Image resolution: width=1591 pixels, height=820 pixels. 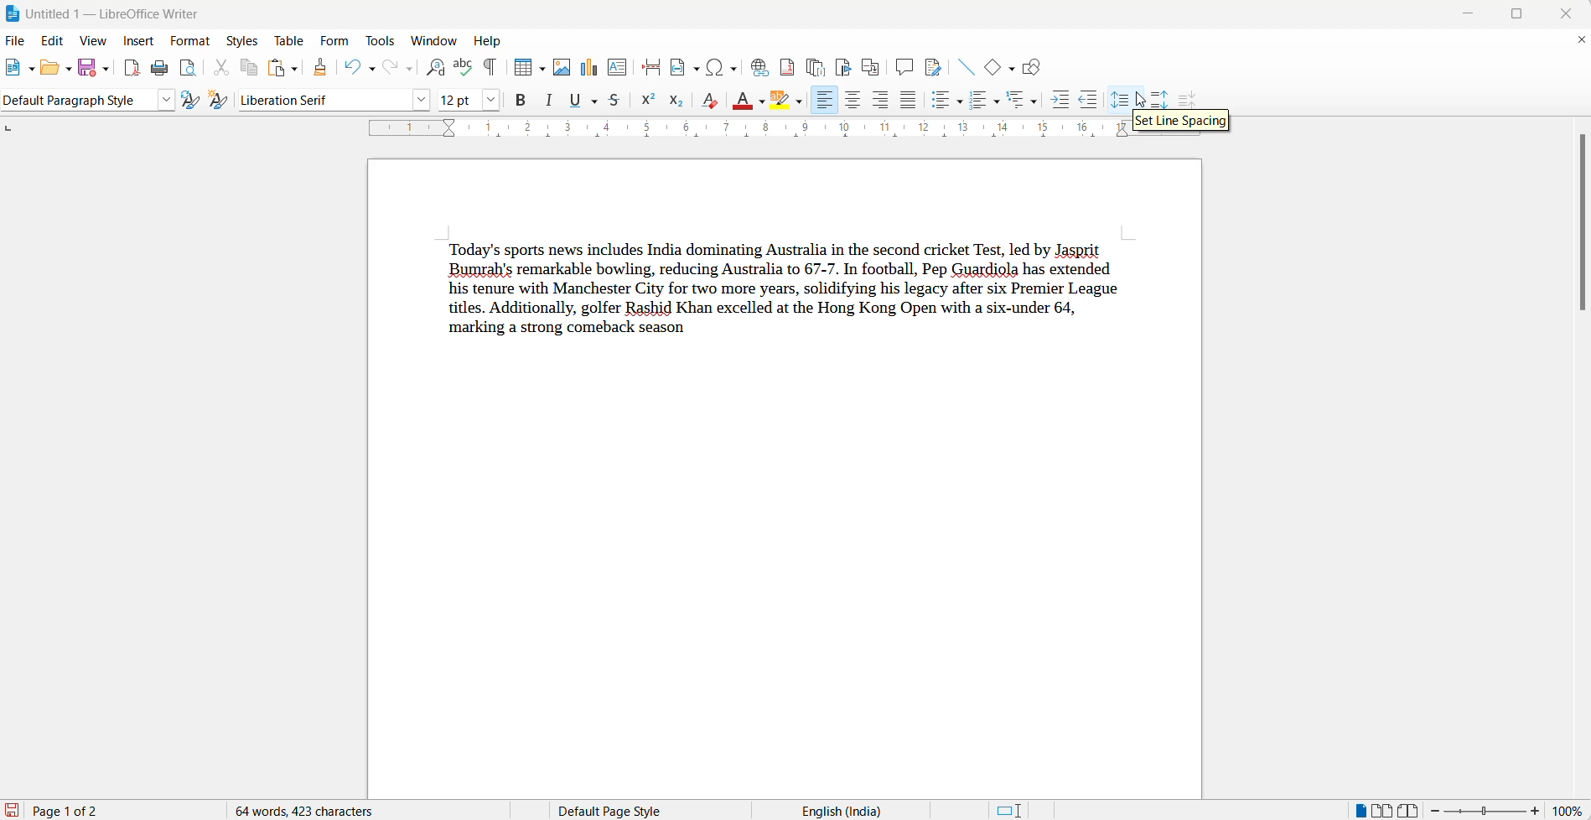 I want to click on insert comments, so click(x=903, y=65).